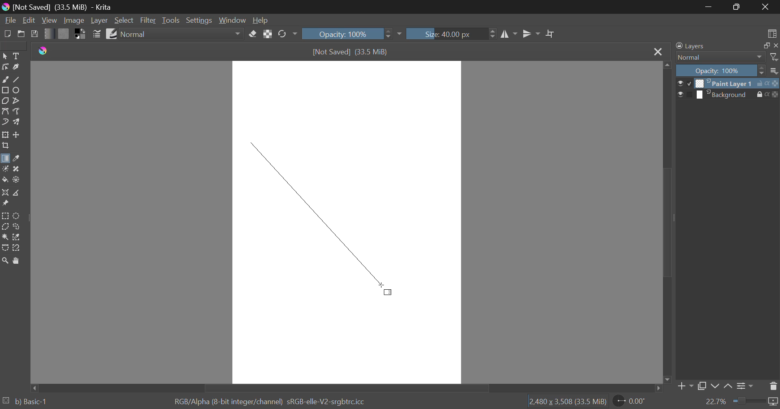 This screenshot has width=780, height=409. Describe the element at coordinates (5, 90) in the screenshot. I see `Rectangle` at that location.